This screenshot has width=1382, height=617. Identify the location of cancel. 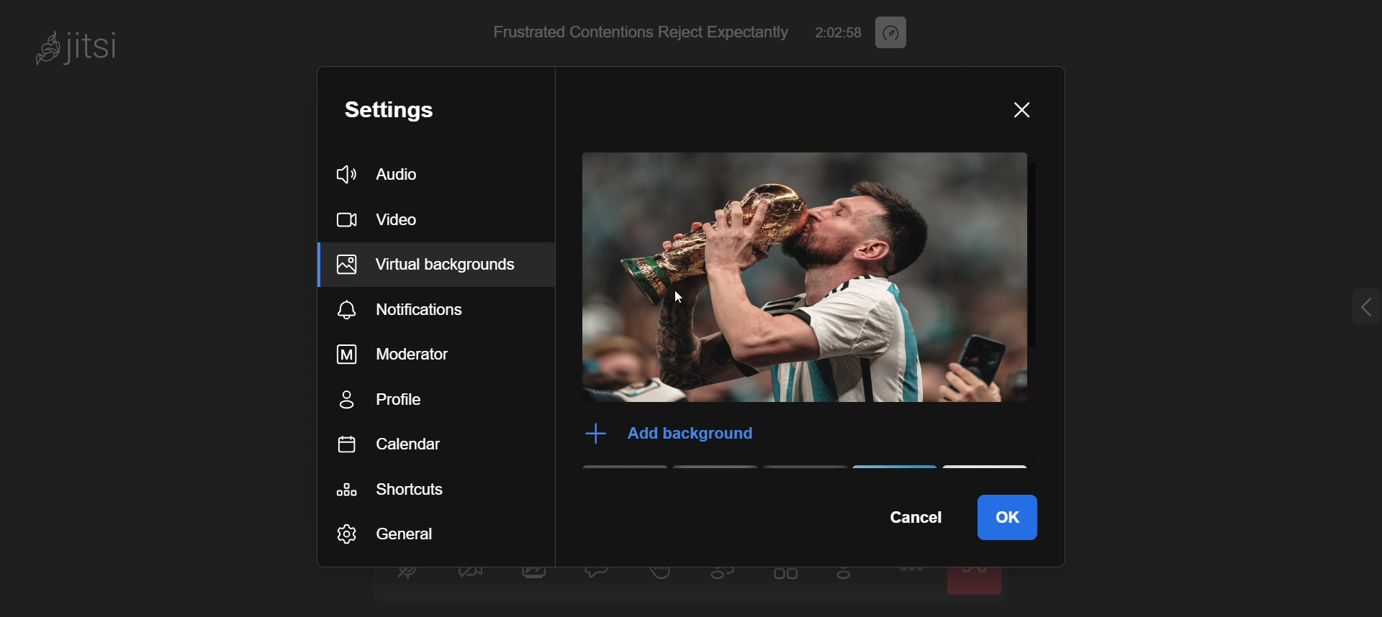
(912, 518).